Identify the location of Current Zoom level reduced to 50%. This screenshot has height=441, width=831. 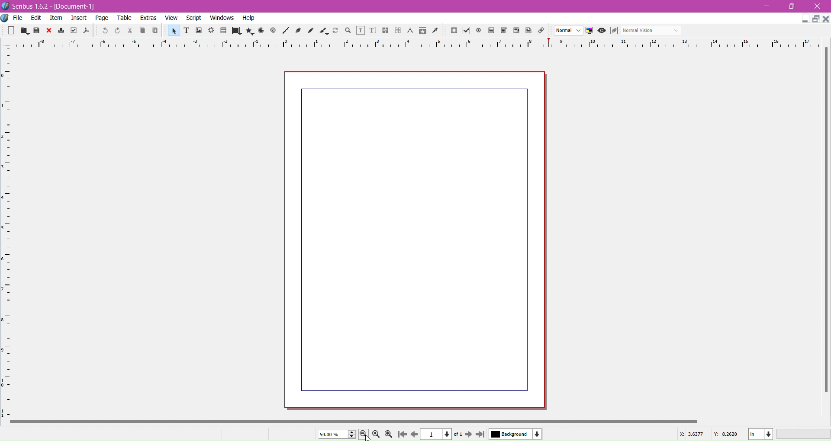
(337, 435).